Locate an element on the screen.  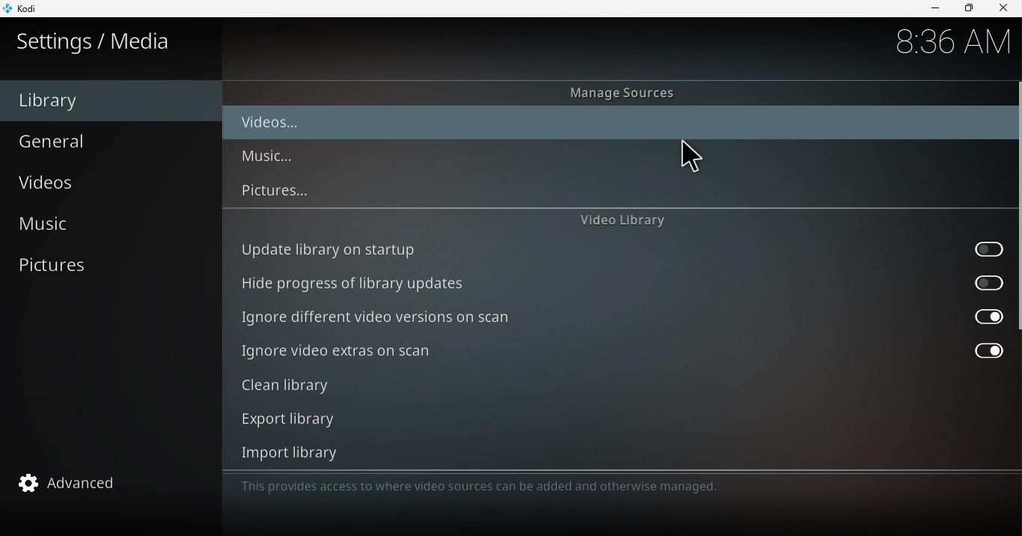
Import library is located at coordinates (613, 452).